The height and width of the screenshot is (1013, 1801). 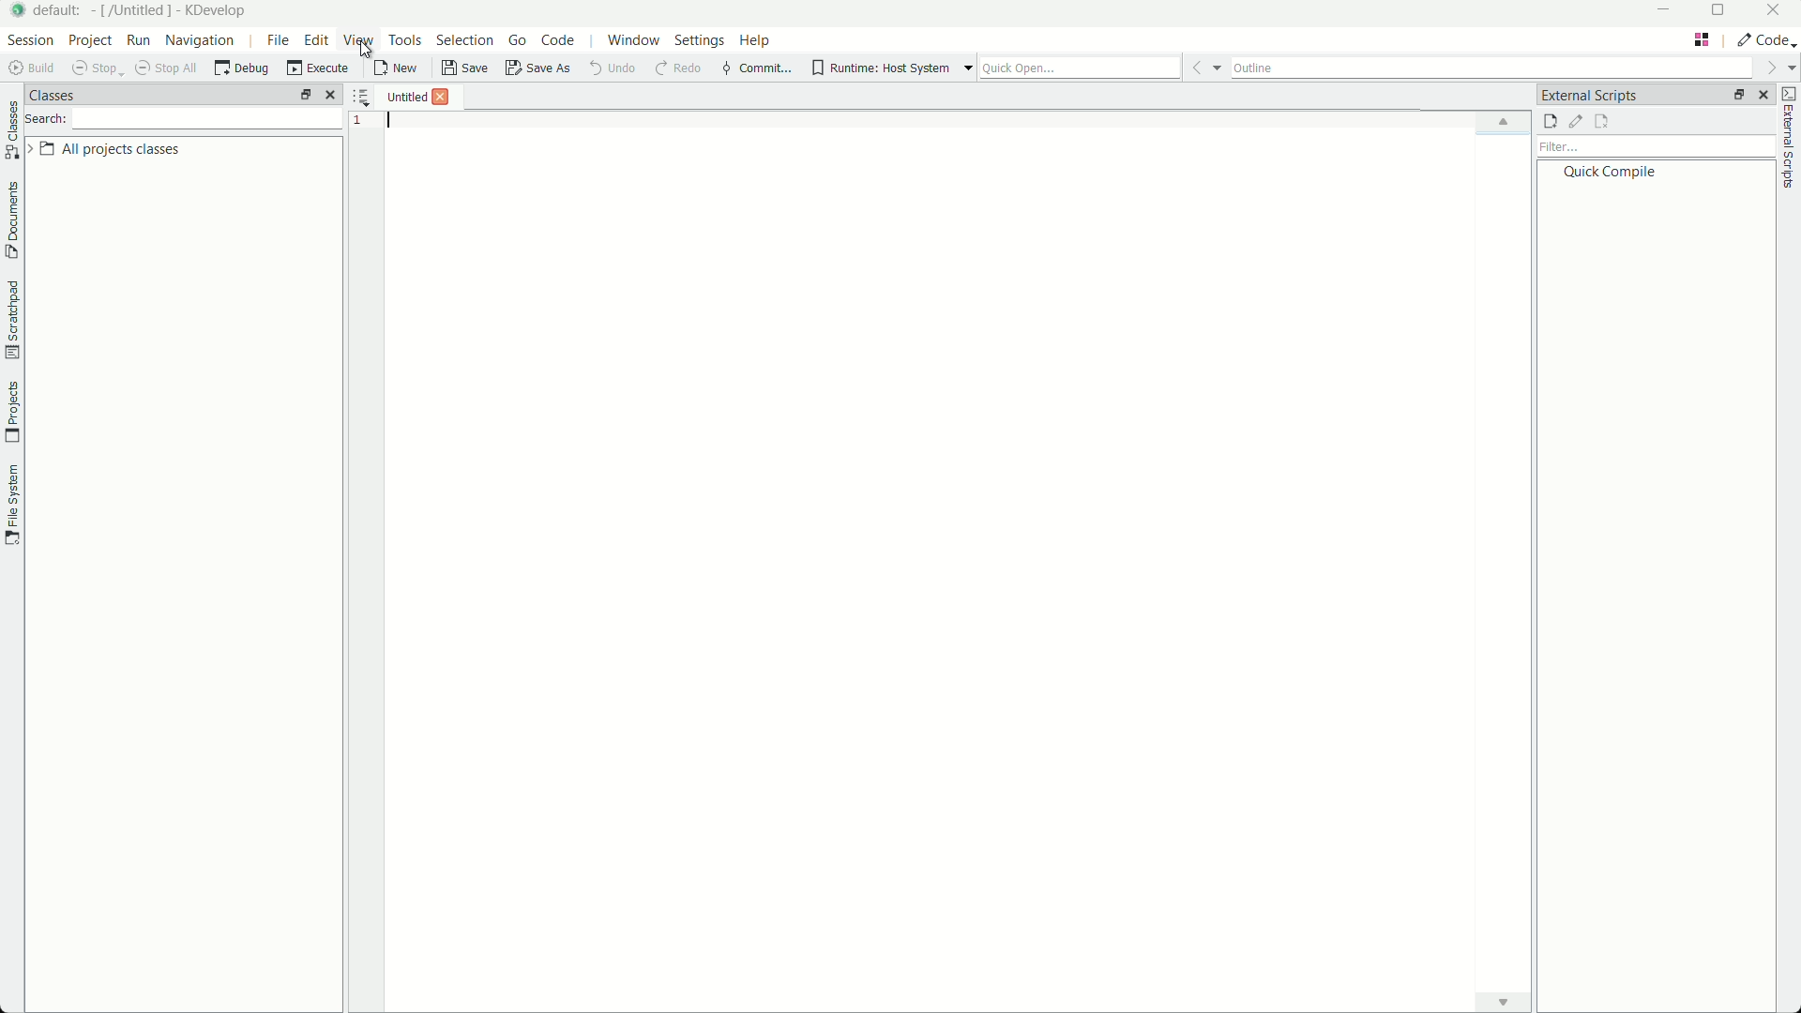 What do you see at coordinates (152, 91) in the screenshot?
I see `classes` at bounding box center [152, 91].